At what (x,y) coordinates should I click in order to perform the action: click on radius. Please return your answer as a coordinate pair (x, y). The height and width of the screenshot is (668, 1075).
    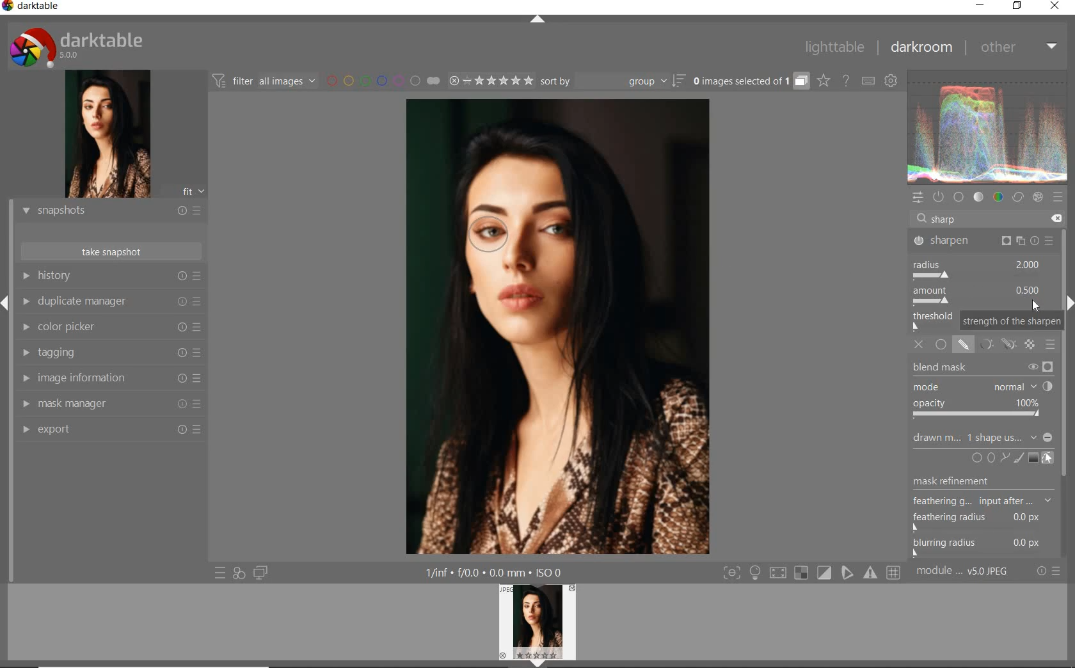
    Looking at the image, I should click on (981, 269).